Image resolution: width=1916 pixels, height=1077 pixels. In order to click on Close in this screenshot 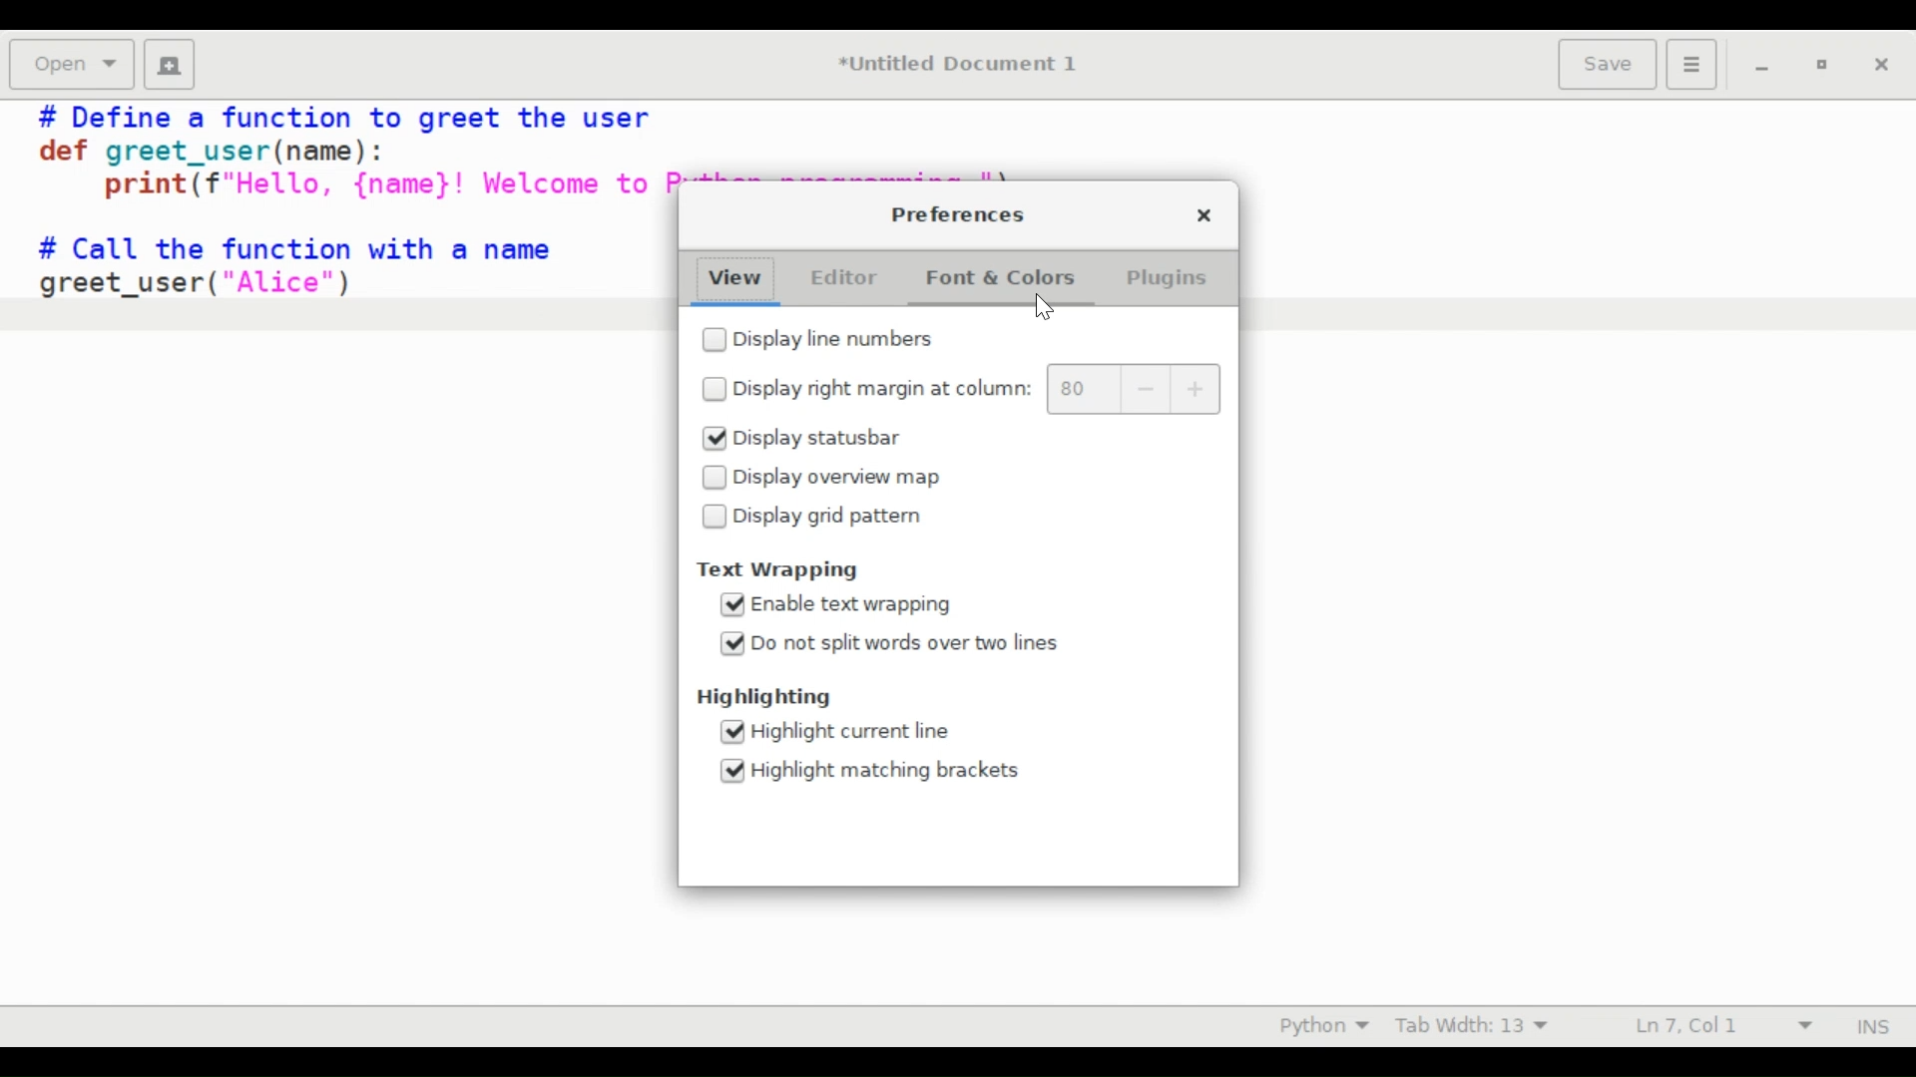, I will do `click(1879, 63)`.